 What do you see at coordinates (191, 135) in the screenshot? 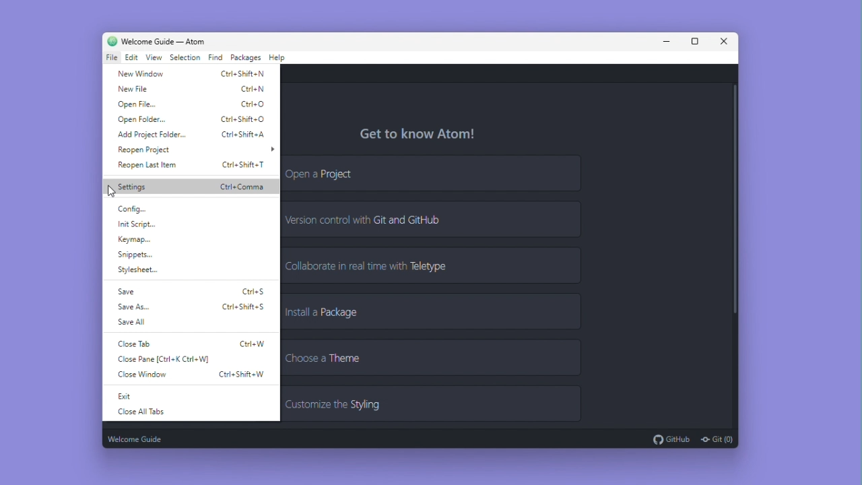
I see `Add project folder Ctrl+Shift+A` at bounding box center [191, 135].